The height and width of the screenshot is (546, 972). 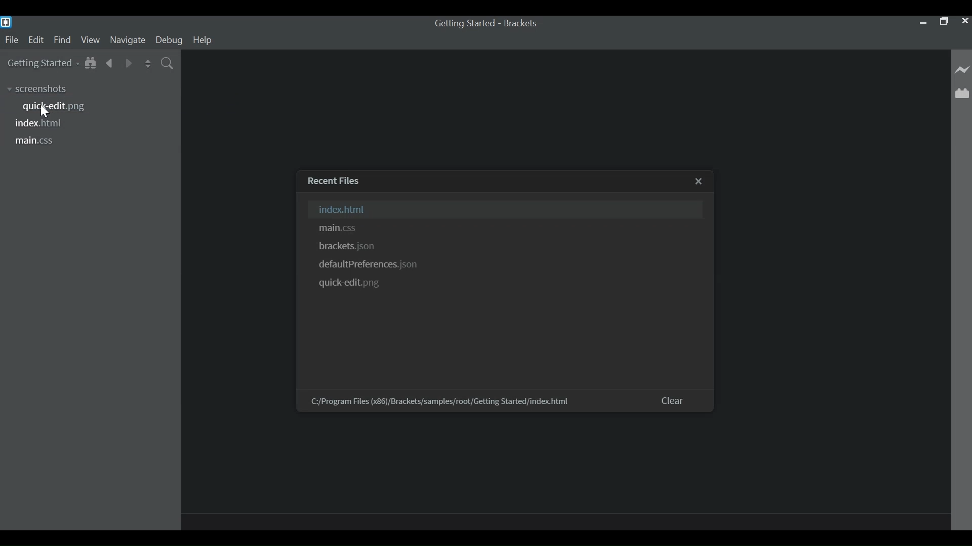 I want to click on quick-edit.png, so click(x=57, y=107).